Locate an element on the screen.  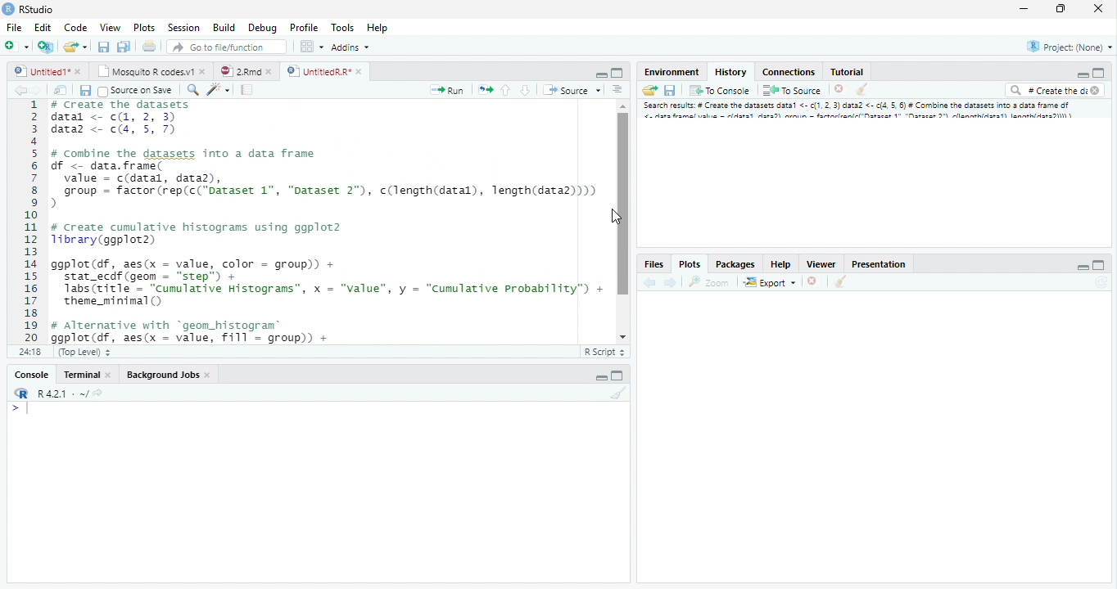
Plots is located at coordinates (144, 29).